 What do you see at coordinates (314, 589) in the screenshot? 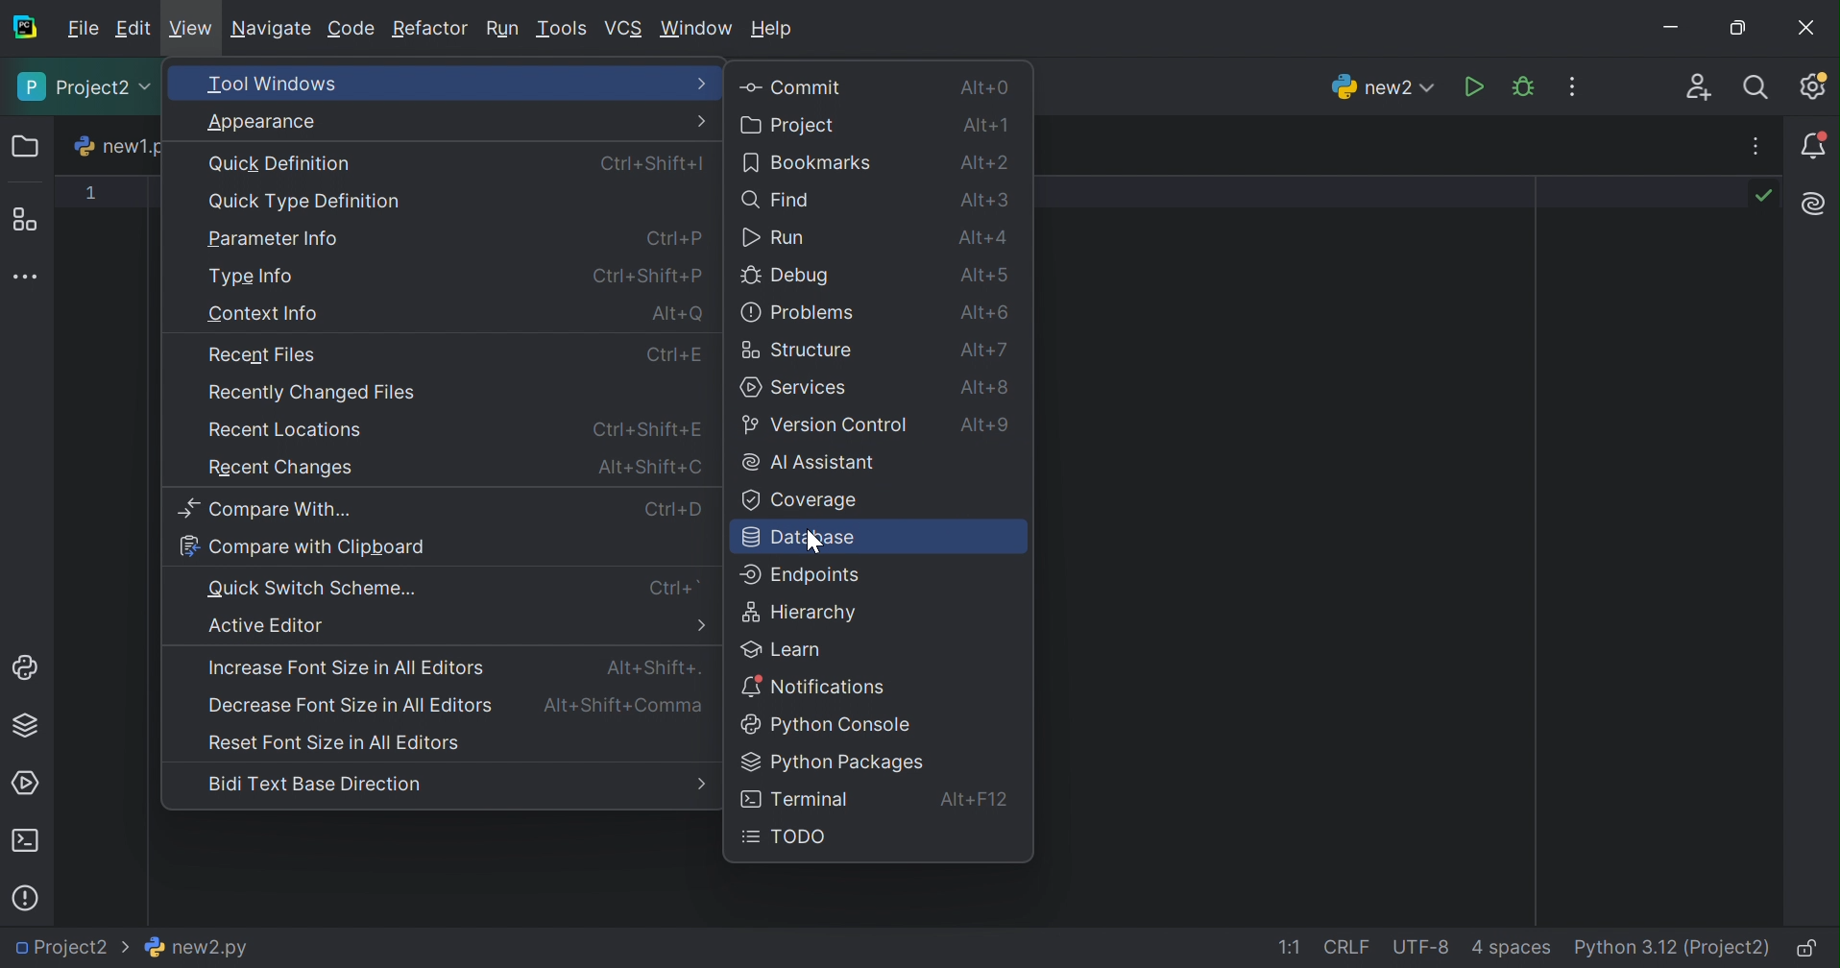
I see `Quick Switch Scheme...` at bounding box center [314, 589].